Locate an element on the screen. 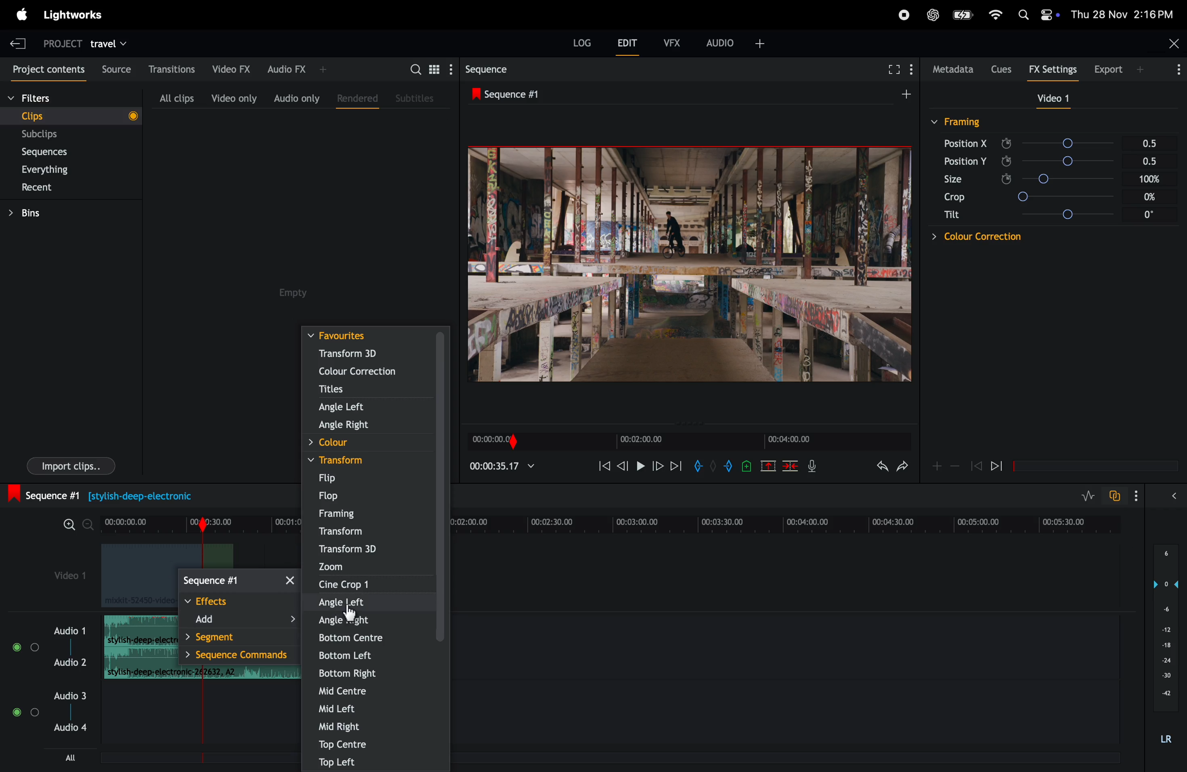  options is located at coordinates (1143, 496).